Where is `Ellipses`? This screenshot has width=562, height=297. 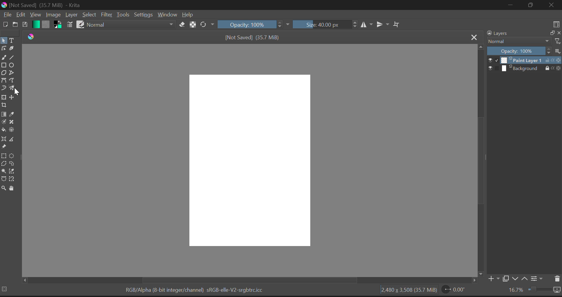
Ellipses is located at coordinates (13, 65).